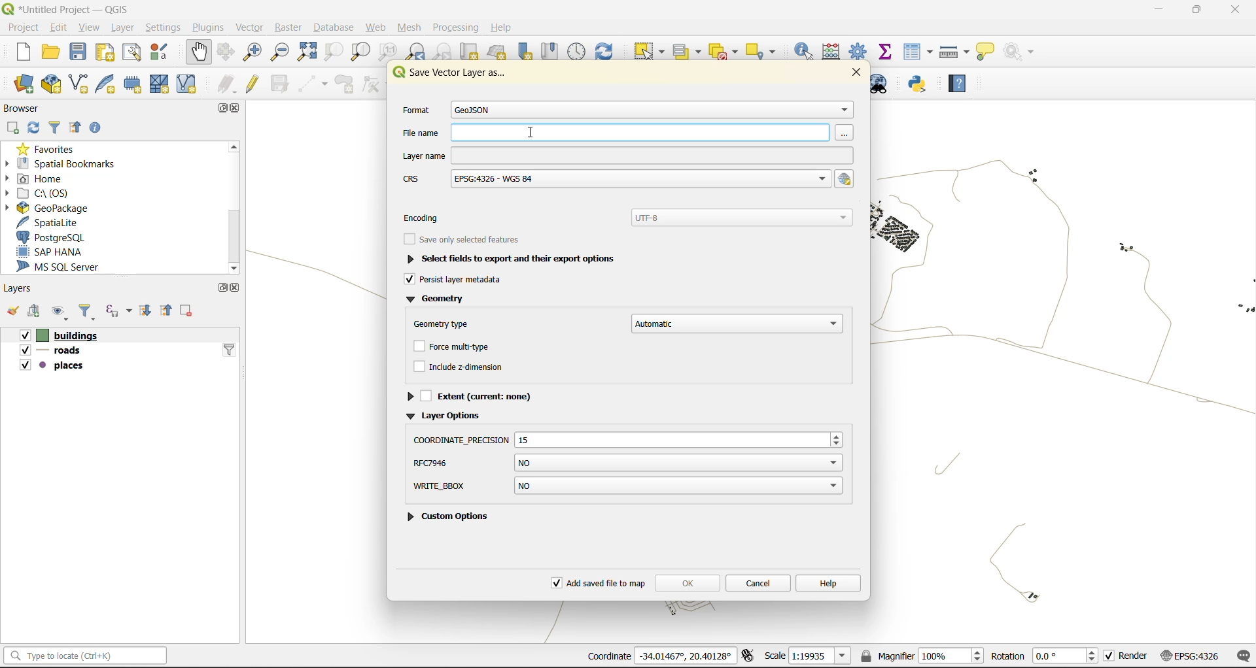 The image size is (1256, 668). I want to click on coordinates, so click(663, 657).